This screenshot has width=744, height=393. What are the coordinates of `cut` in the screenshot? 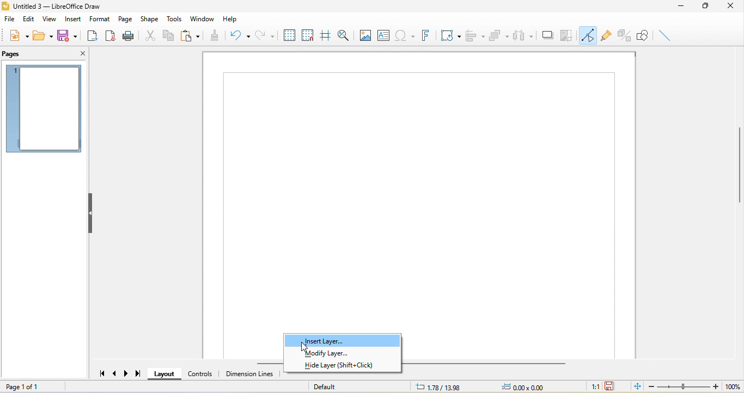 It's located at (150, 35).